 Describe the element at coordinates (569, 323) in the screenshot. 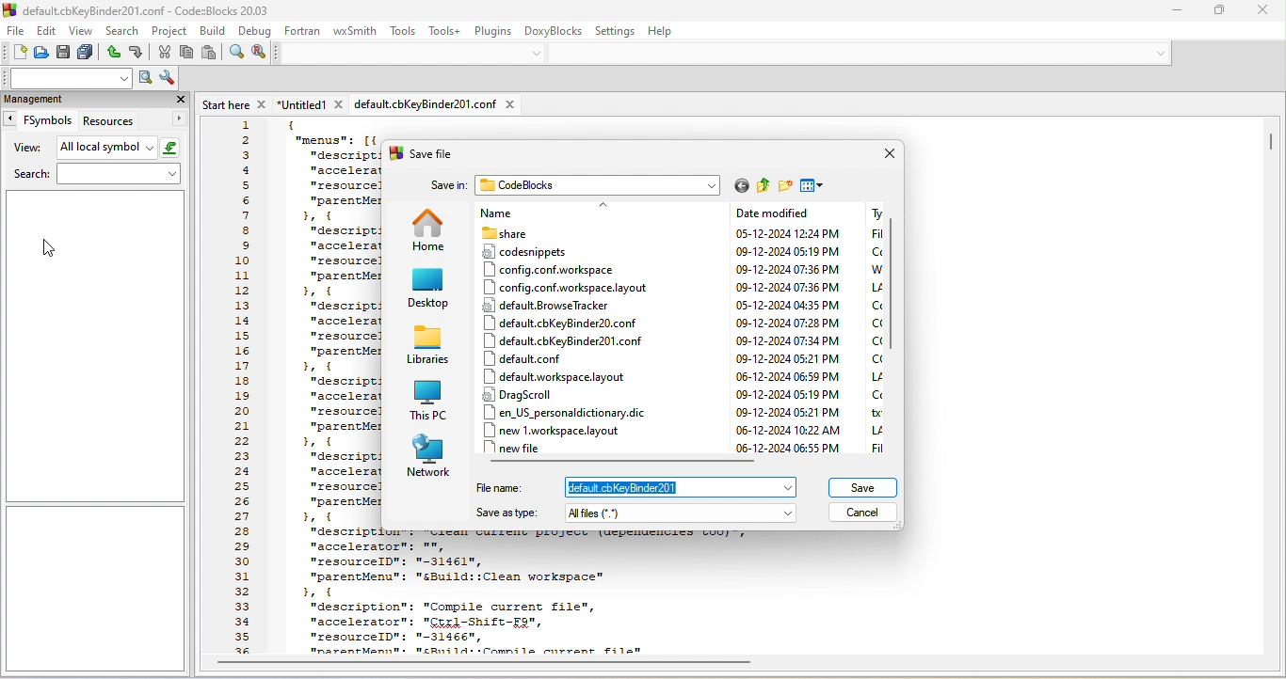

I see `default cbkey binder 20 conf` at that location.